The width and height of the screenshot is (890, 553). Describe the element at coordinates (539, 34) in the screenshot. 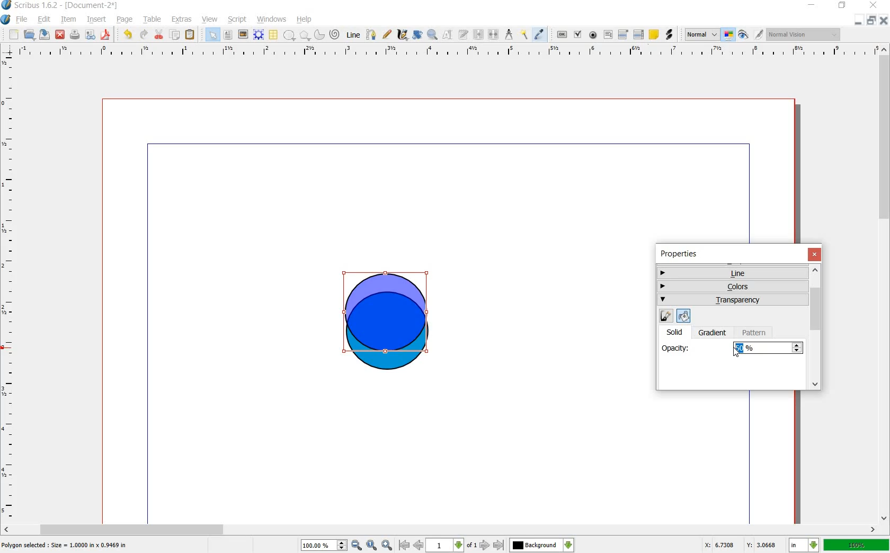

I see `eye dropper` at that location.